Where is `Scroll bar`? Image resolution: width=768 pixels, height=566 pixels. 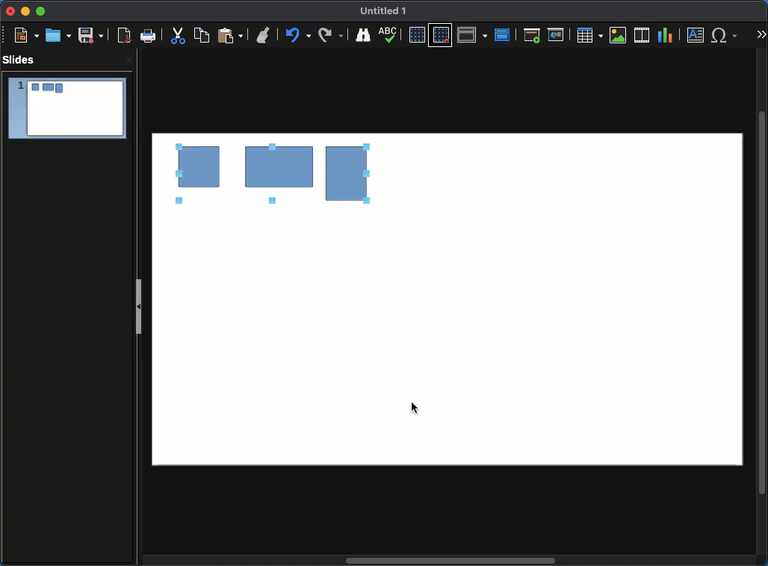 Scroll bar is located at coordinates (452, 562).